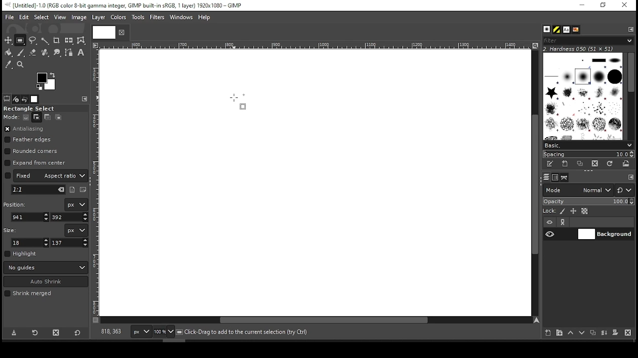 This screenshot has height=358, width=638. Describe the element at coordinates (46, 268) in the screenshot. I see `guides` at that location.